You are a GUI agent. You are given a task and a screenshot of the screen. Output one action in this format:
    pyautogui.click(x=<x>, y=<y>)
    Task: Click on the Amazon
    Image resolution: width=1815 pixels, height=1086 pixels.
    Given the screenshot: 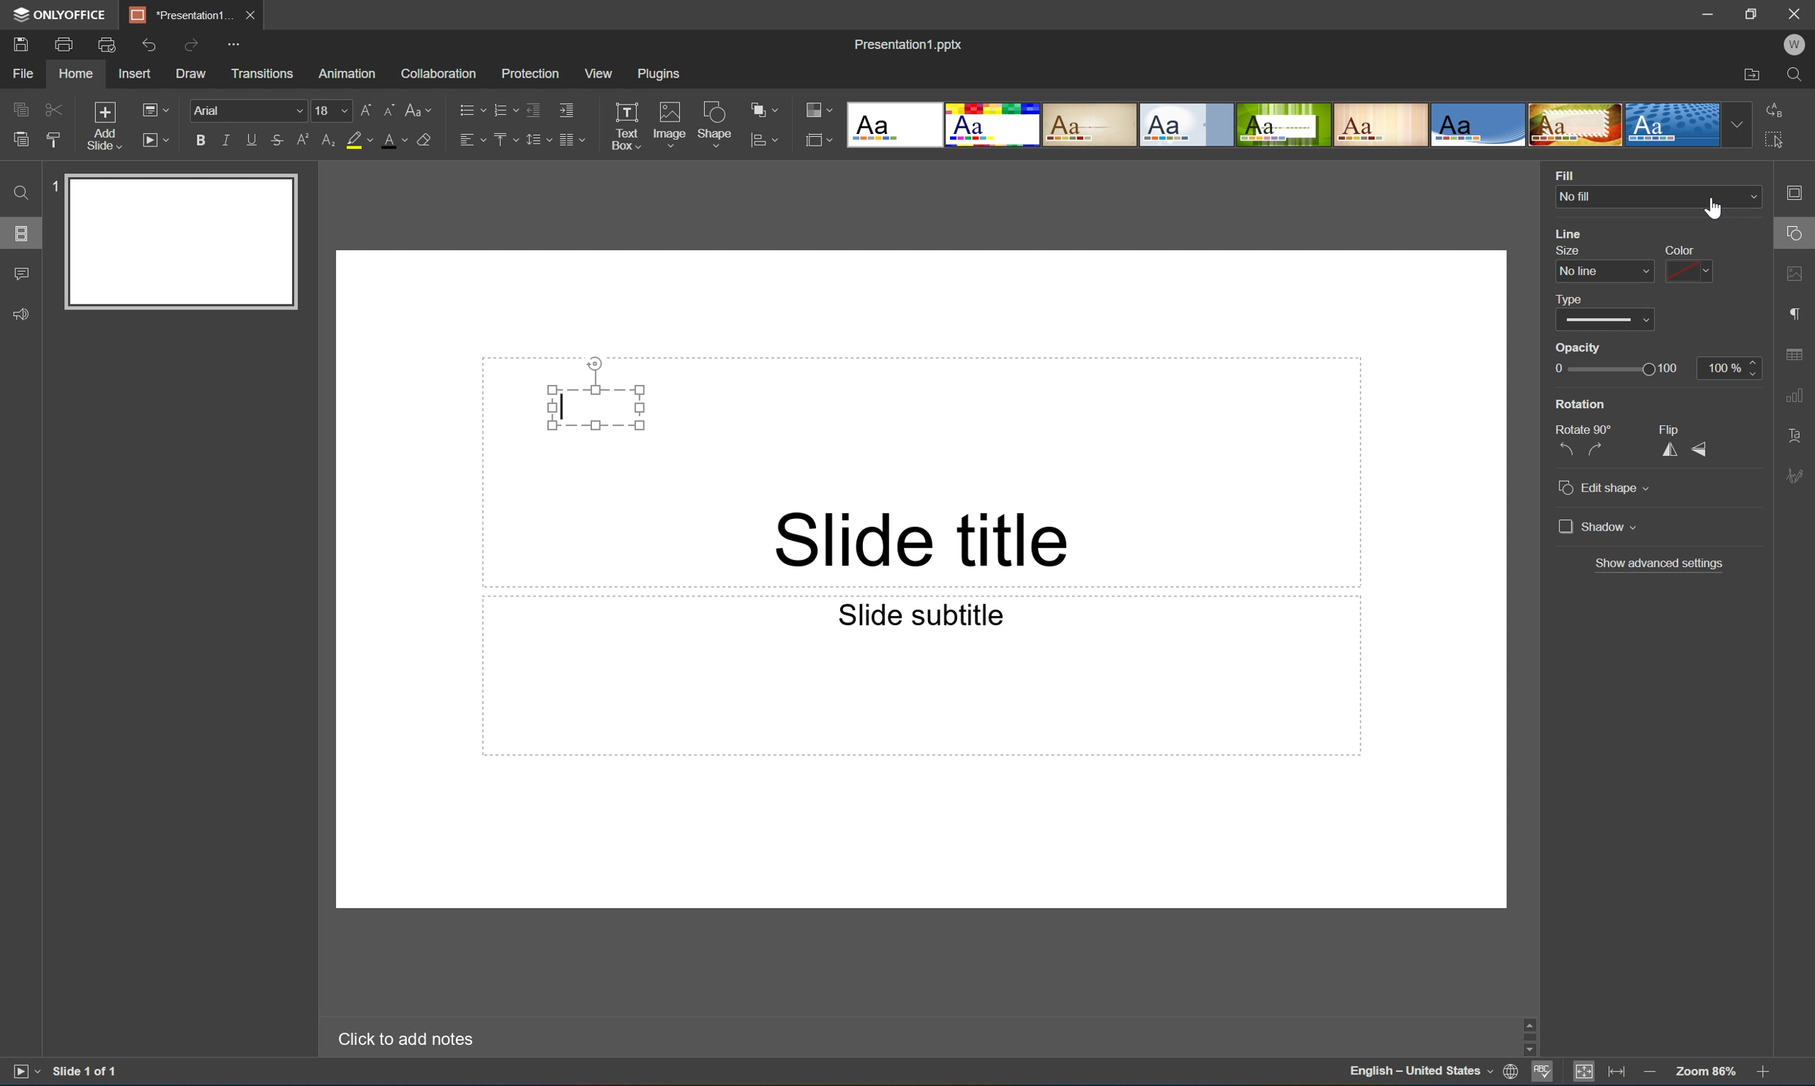 What is the action you would take?
    pyautogui.click(x=348, y=72)
    